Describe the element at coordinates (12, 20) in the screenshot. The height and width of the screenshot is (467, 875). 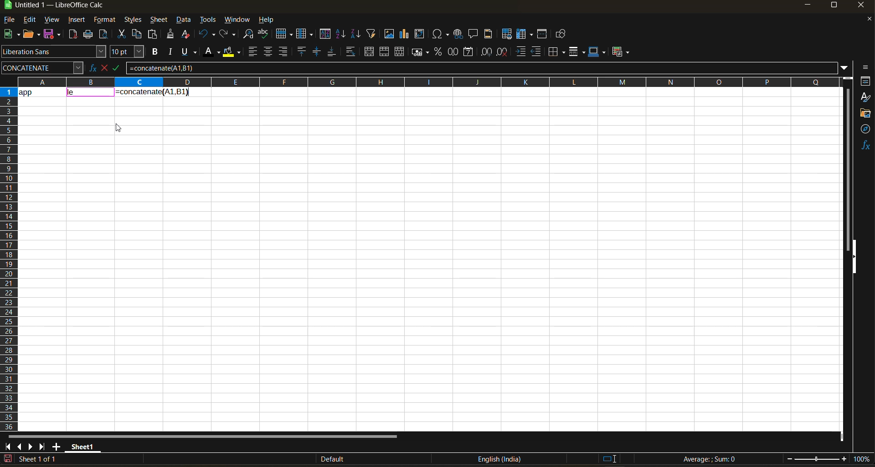
I see `file` at that location.